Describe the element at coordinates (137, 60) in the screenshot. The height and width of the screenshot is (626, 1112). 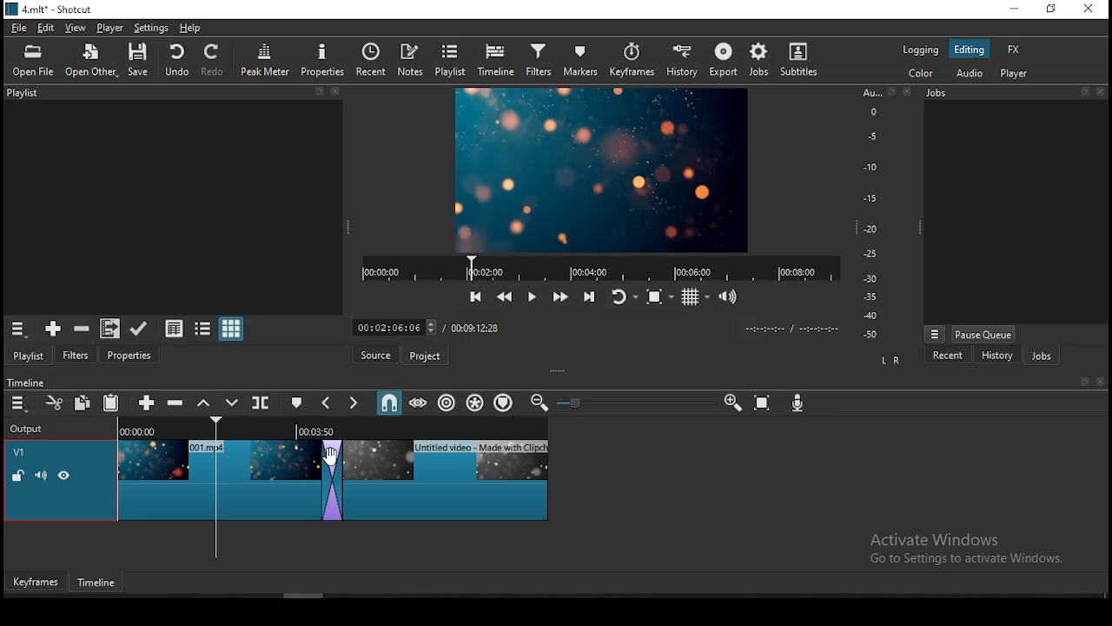
I see `save` at that location.